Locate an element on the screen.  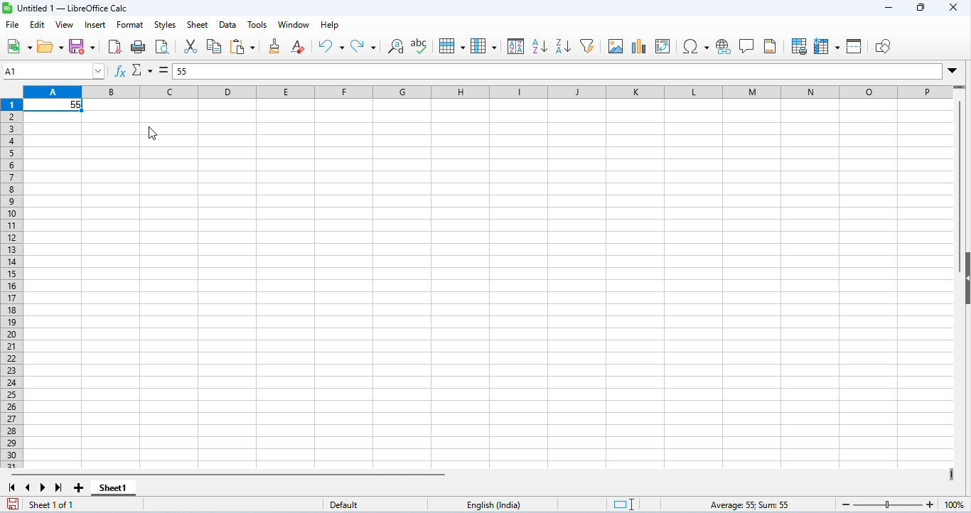
insert special characters is located at coordinates (695, 46).